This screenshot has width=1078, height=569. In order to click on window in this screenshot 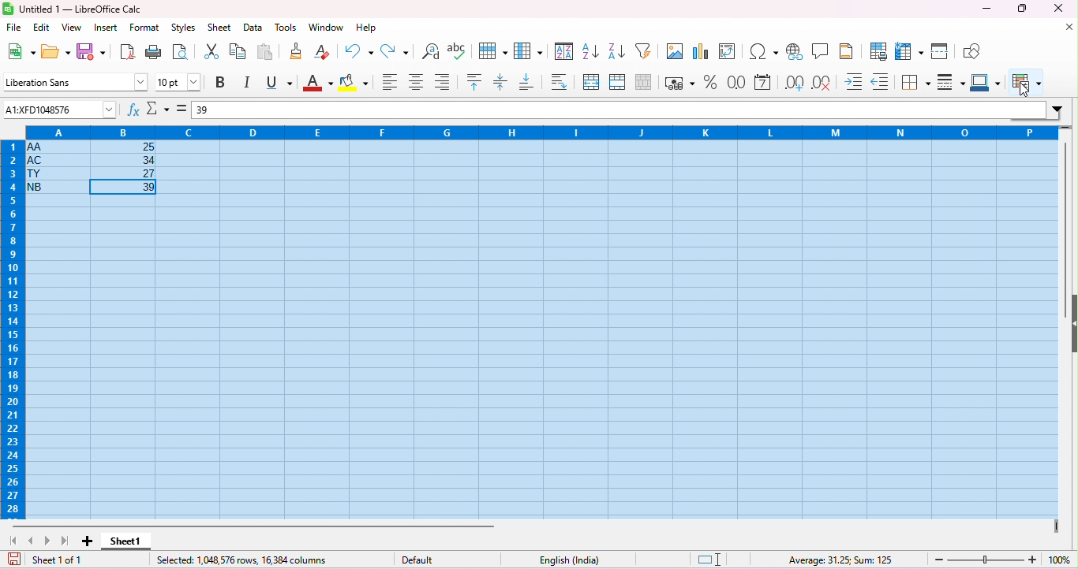, I will do `click(327, 28)`.